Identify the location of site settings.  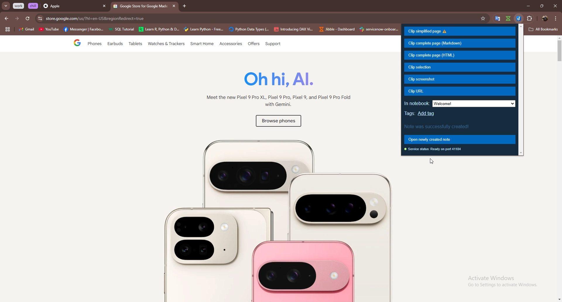
(40, 18).